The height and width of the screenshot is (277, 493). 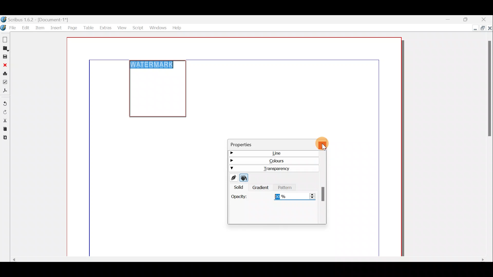 I want to click on Pattern, so click(x=286, y=188).